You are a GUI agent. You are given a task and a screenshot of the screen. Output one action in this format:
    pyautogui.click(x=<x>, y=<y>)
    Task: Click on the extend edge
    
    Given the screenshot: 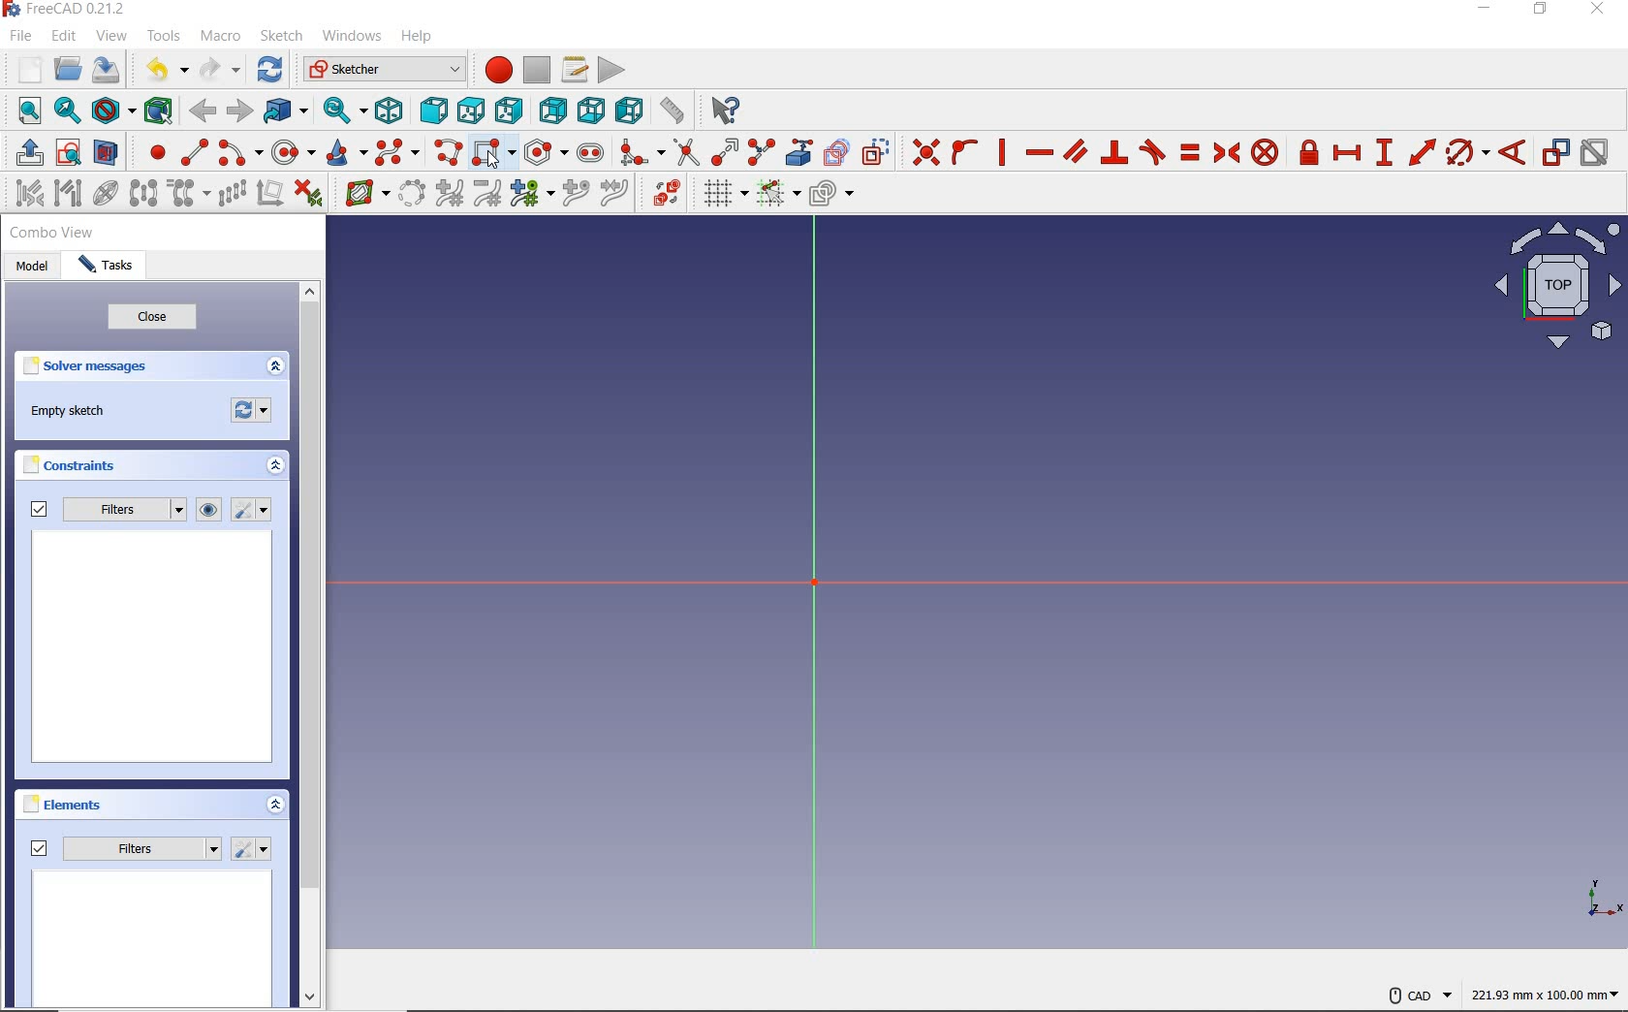 What is the action you would take?
    pyautogui.click(x=726, y=152)
    